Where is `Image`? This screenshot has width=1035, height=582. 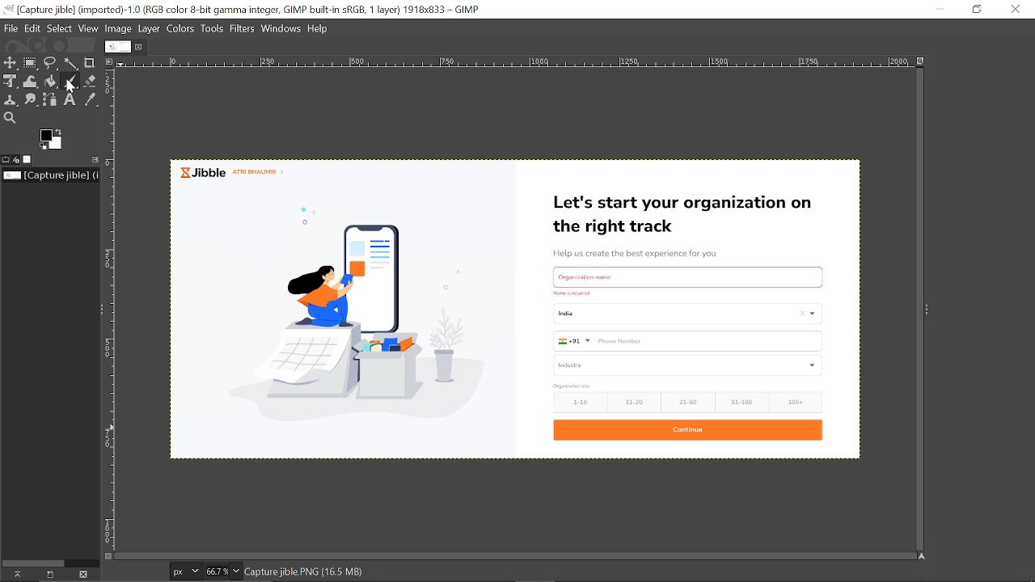 Image is located at coordinates (119, 30).